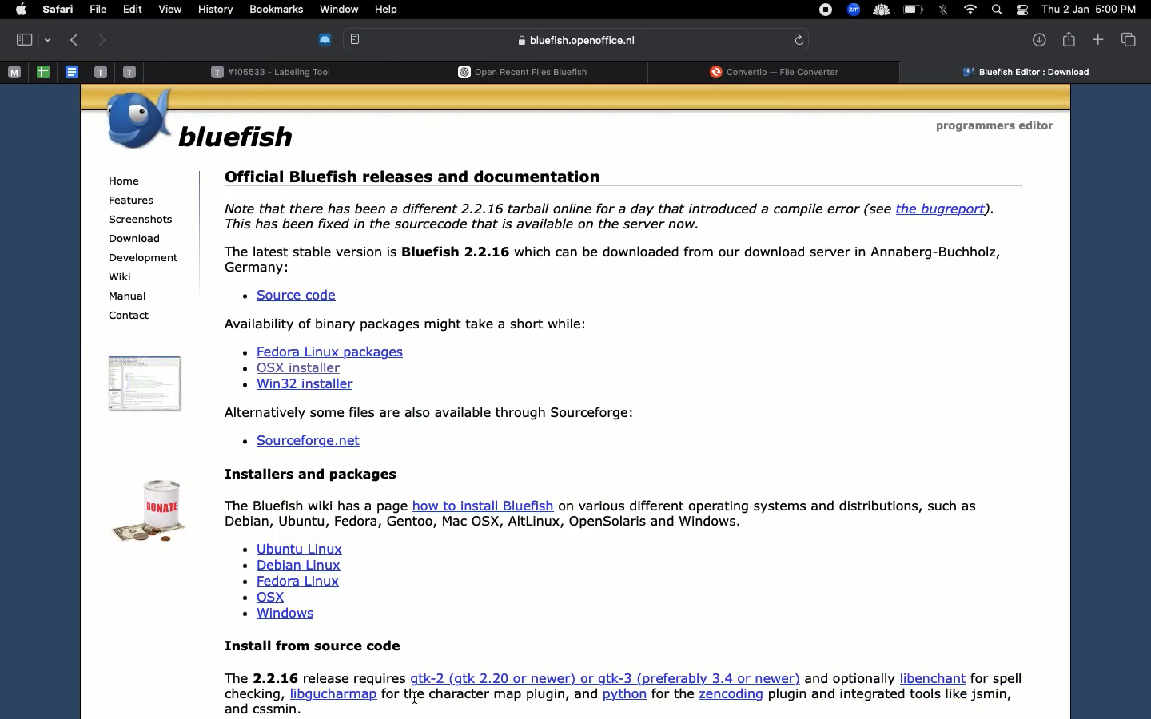 This screenshot has width=1151, height=719. Describe the element at coordinates (125, 277) in the screenshot. I see `wiki` at that location.